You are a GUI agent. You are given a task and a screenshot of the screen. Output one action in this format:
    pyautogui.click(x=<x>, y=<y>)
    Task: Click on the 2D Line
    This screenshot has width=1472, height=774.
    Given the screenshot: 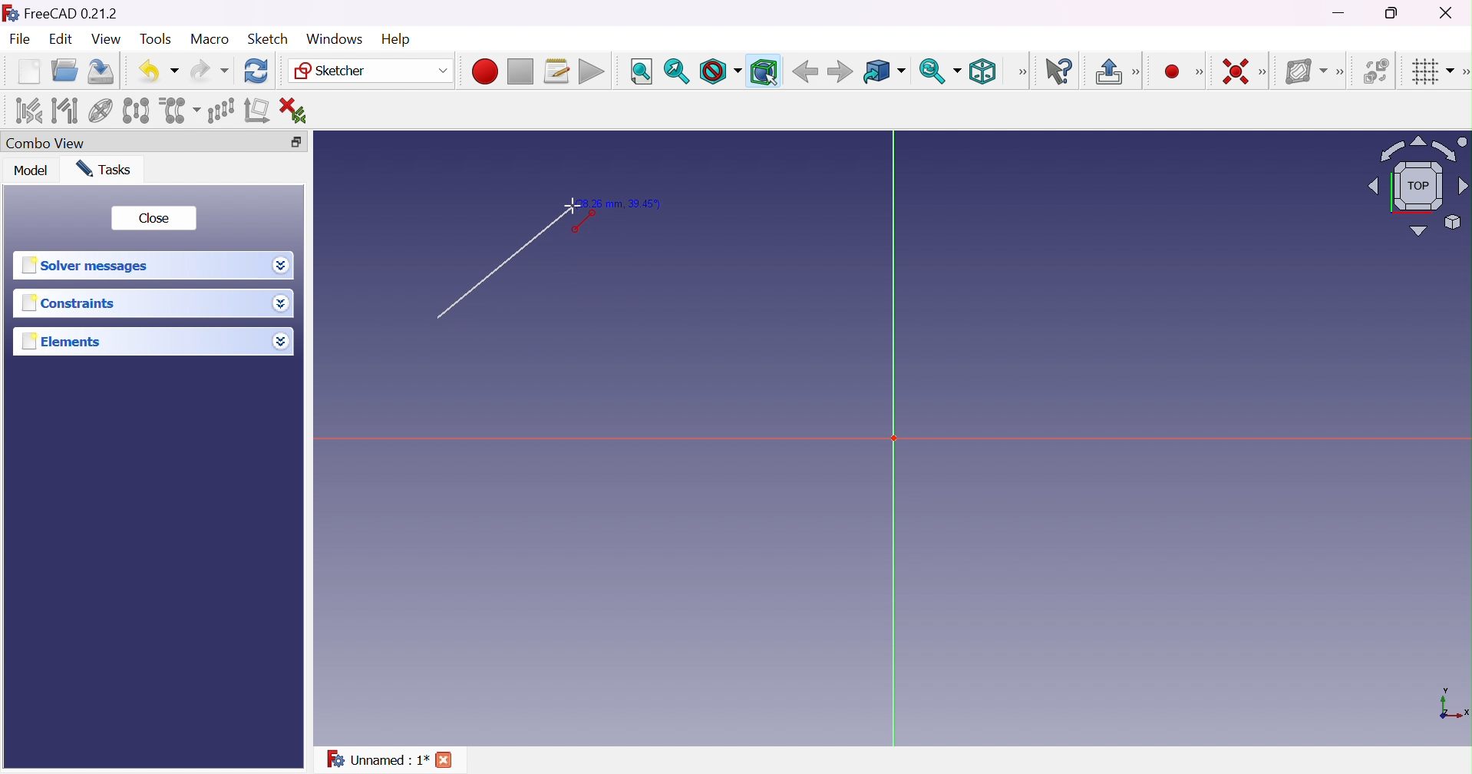 What is the action you would take?
    pyautogui.click(x=489, y=273)
    